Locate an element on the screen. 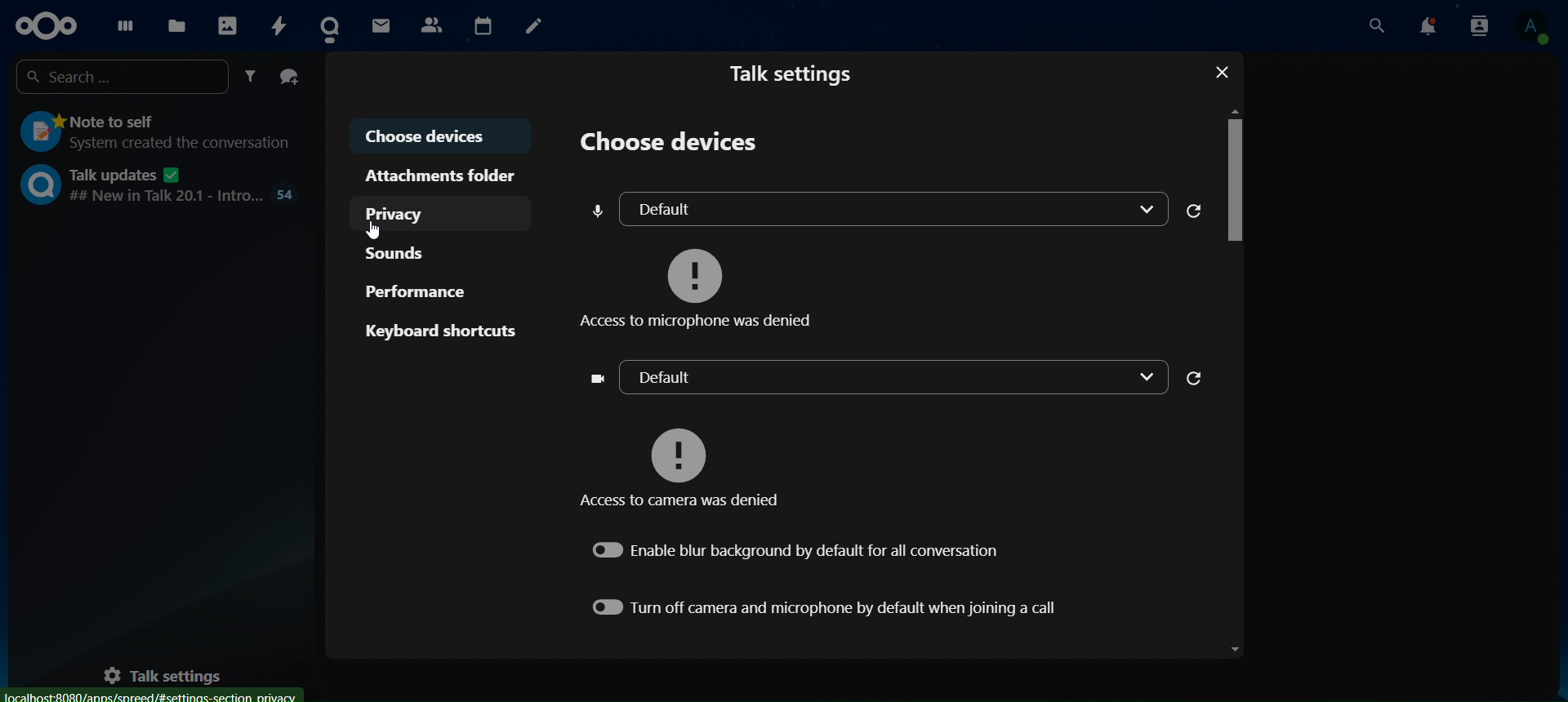 The width and height of the screenshot is (1568, 702). choose devices is located at coordinates (683, 143).